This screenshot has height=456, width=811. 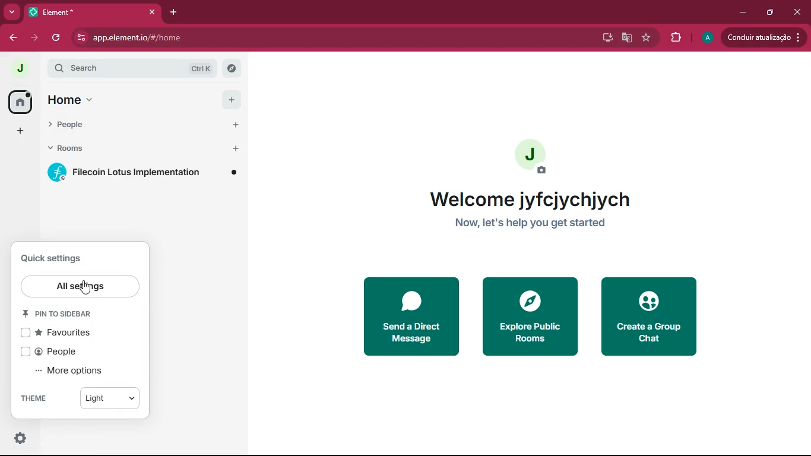 What do you see at coordinates (236, 148) in the screenshot?
I see `add room` at bounding box center [236, 148].